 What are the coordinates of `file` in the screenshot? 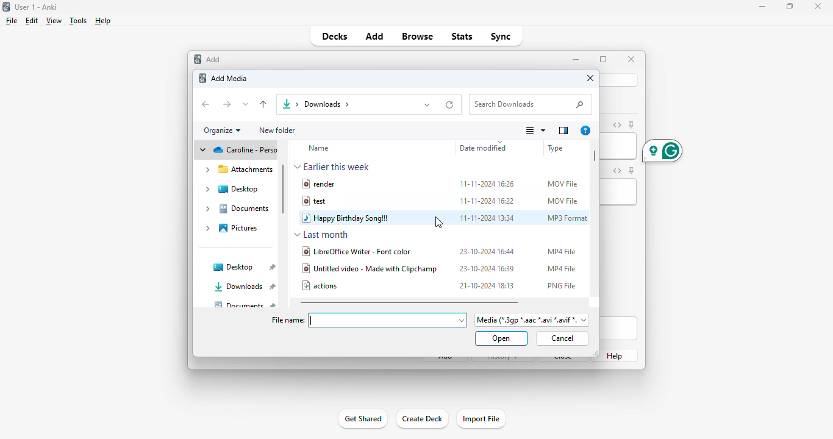 It's located at (12, 21).